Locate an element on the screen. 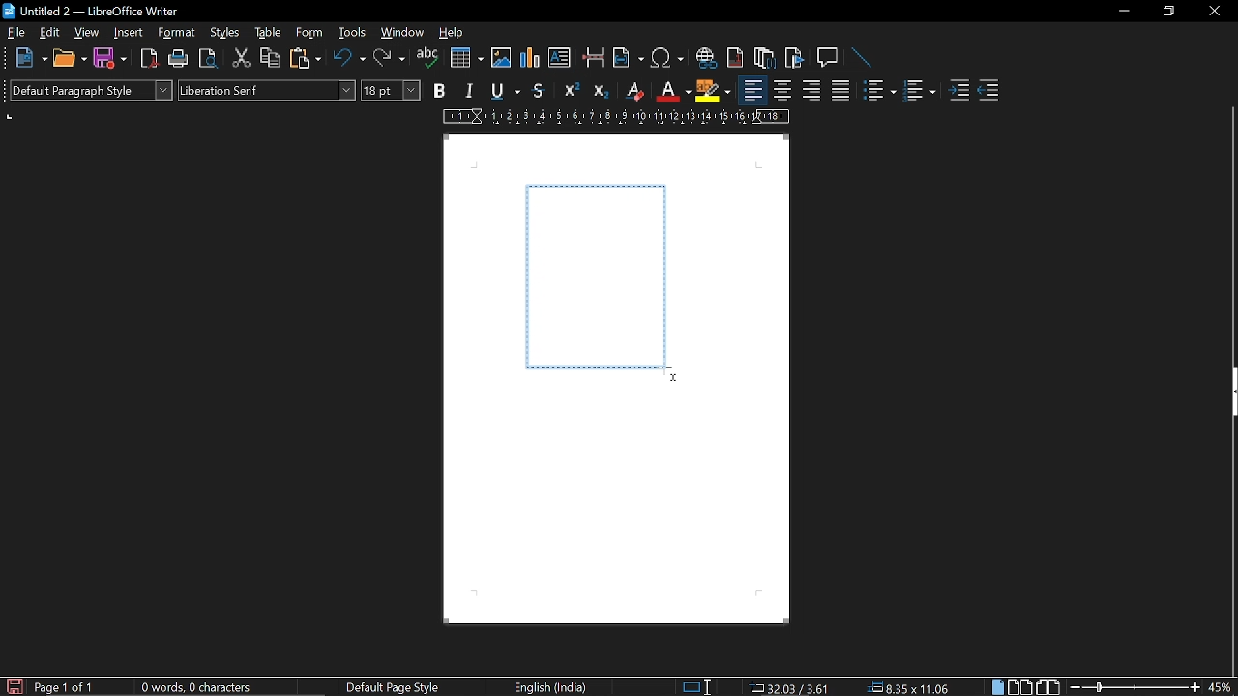  4.99/3.22 is located at coordinates (786, 686).